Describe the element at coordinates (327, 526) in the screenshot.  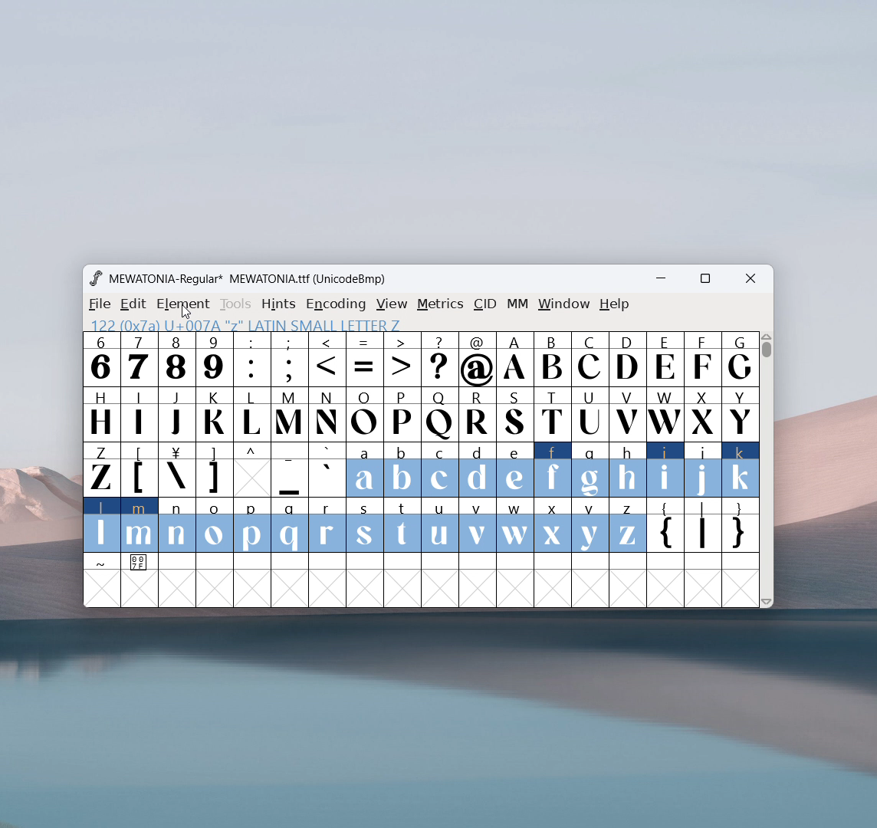
I see `r` at that location.